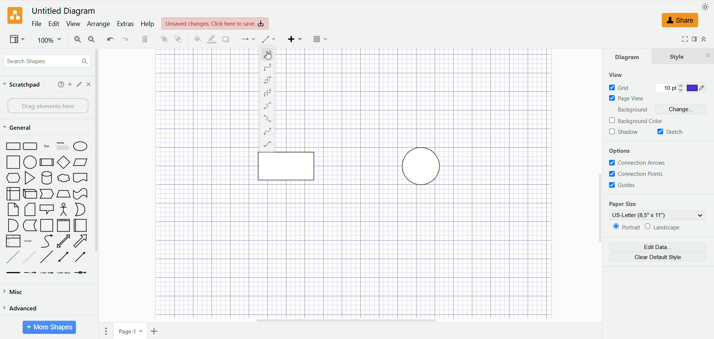 The height and width of the screenshot is (339, 714). I want to click on Sparsely Dotted Line, so click(30, 257).